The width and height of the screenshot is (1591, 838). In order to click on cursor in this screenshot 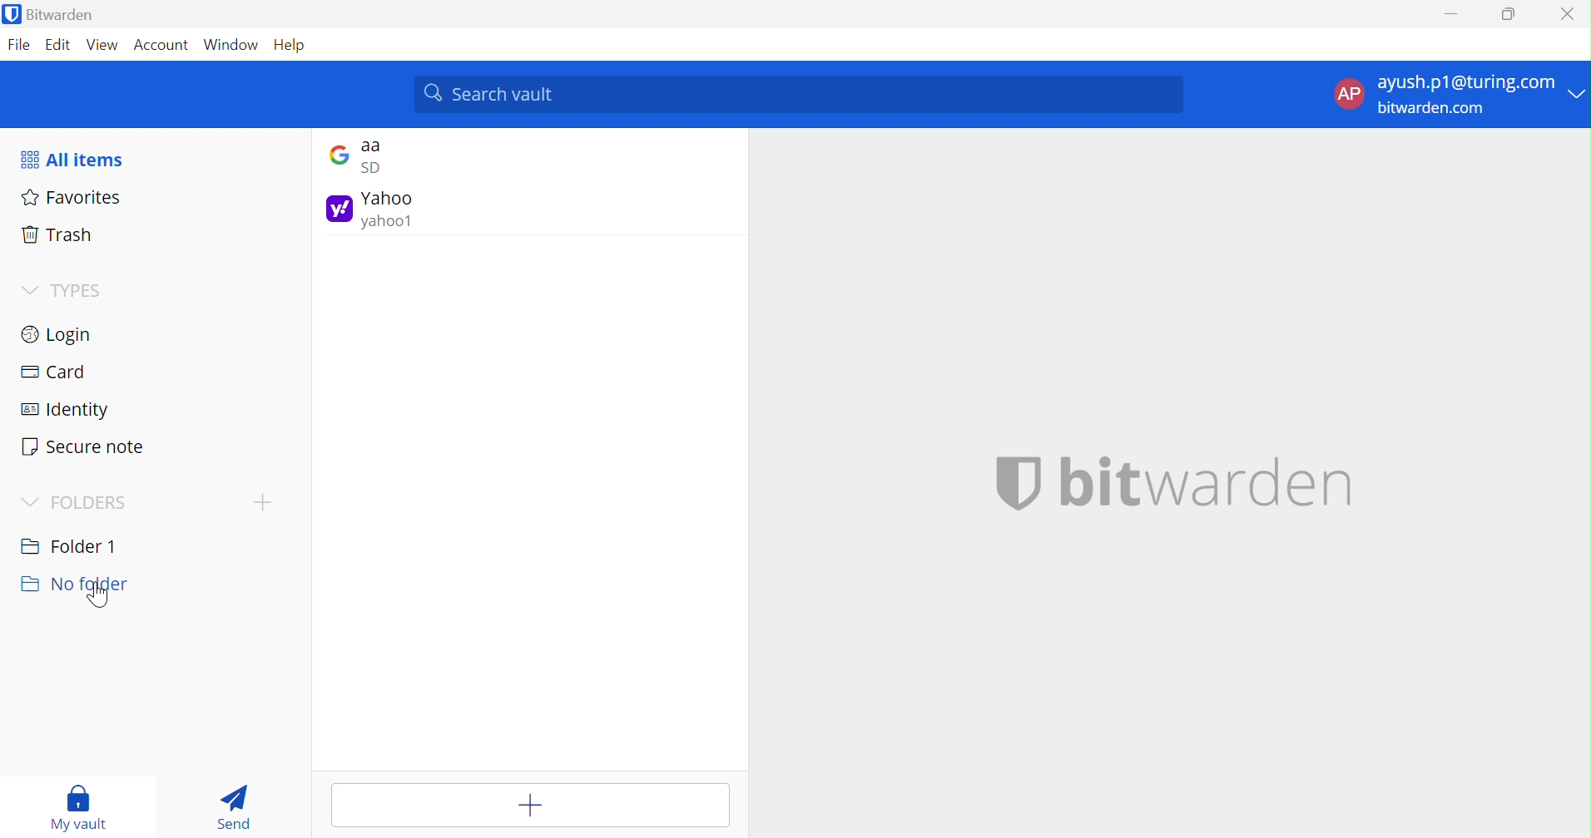, I will do `click(96, 595)`.